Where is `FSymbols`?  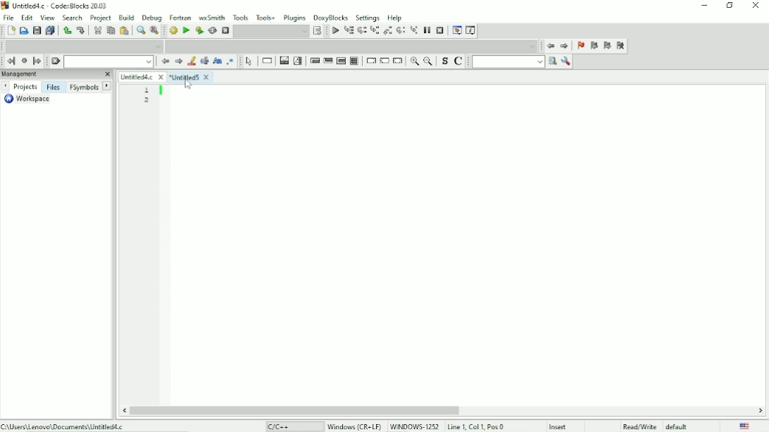 FSymbols is located at coordinates (85, 87).